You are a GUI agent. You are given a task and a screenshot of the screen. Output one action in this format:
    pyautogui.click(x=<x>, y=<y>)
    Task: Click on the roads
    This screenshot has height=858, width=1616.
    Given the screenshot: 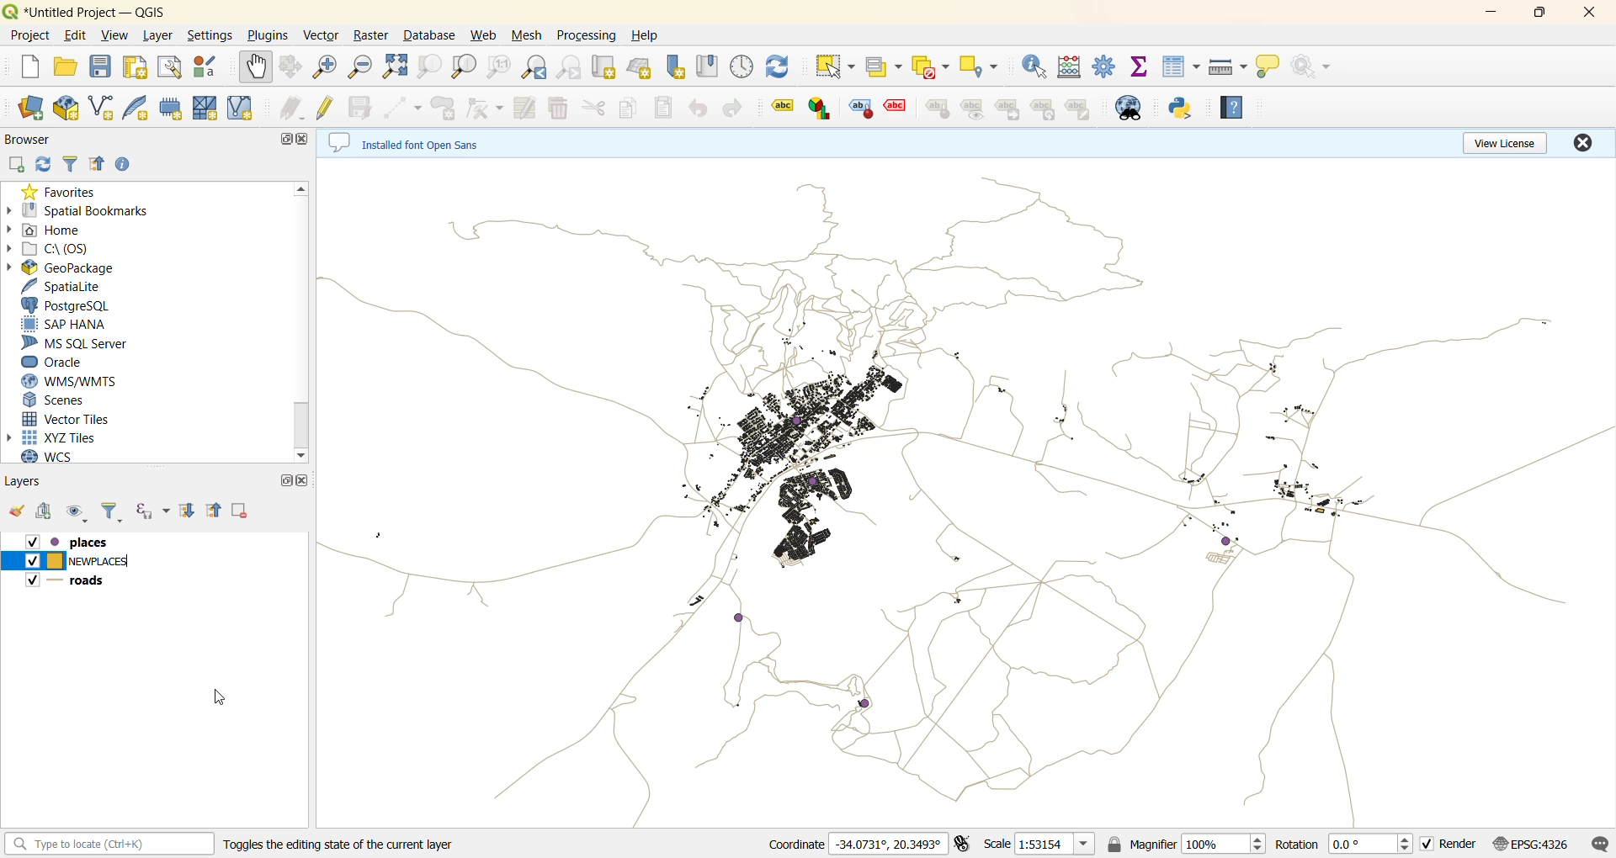 What is the action you would take?
    pyautogui.click(x=73, y=582)
    